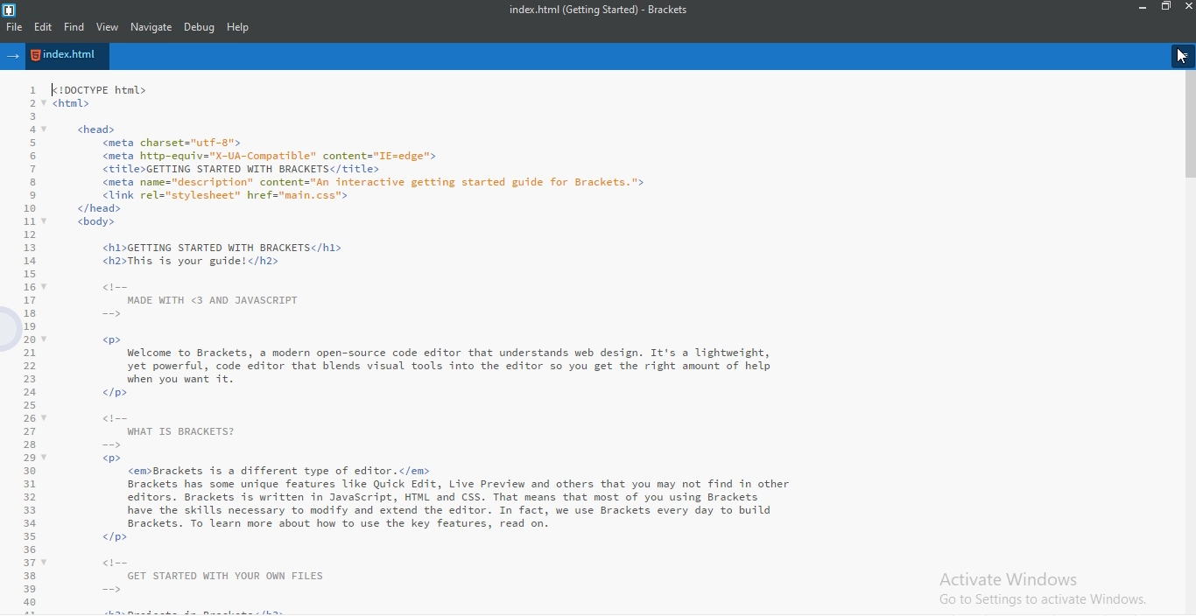  What do you see at coordinates (42, 27) in the screenshot?
I see `edit` at bounding box center [42, 27].